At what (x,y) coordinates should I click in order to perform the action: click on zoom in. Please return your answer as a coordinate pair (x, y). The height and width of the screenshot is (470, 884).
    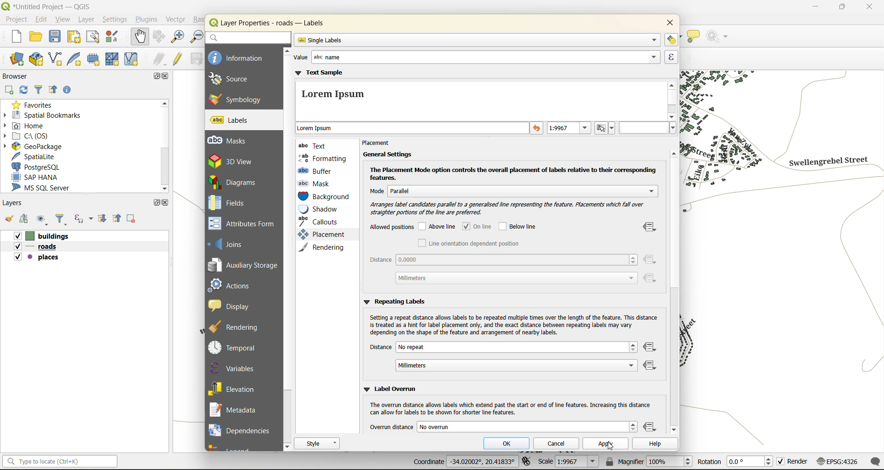
    Looking at the image, I should click on (179, 38).